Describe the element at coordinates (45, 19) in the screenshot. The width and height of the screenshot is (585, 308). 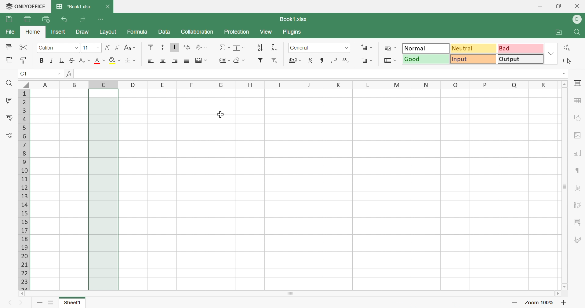
I see `Quick Print` at that location.